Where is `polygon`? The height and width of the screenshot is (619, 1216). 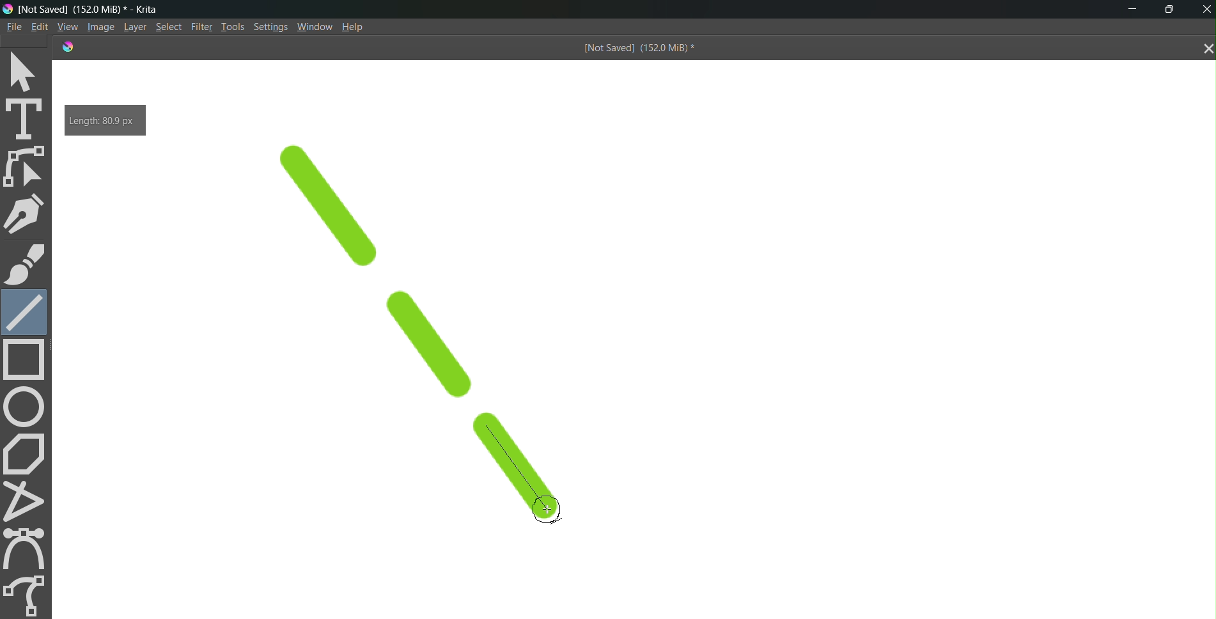
polygon is located at coordinates (27, 453).